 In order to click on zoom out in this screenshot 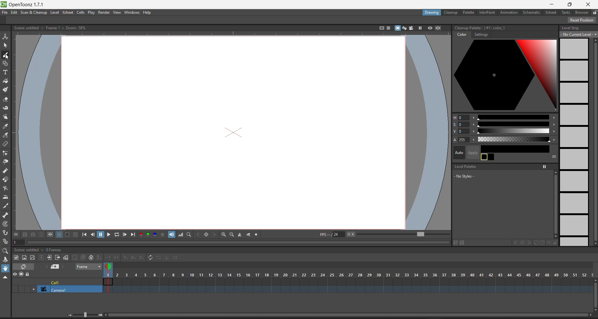, I will do `click(69, 316)`.